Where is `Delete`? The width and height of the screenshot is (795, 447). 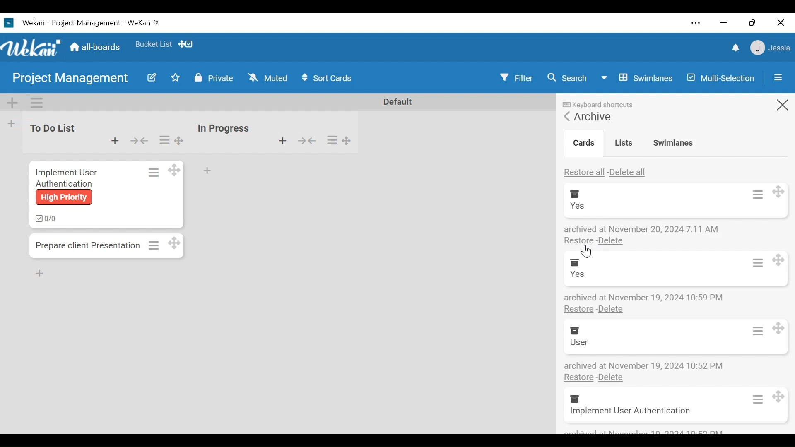
Delete is located at coordinates (612, 310).